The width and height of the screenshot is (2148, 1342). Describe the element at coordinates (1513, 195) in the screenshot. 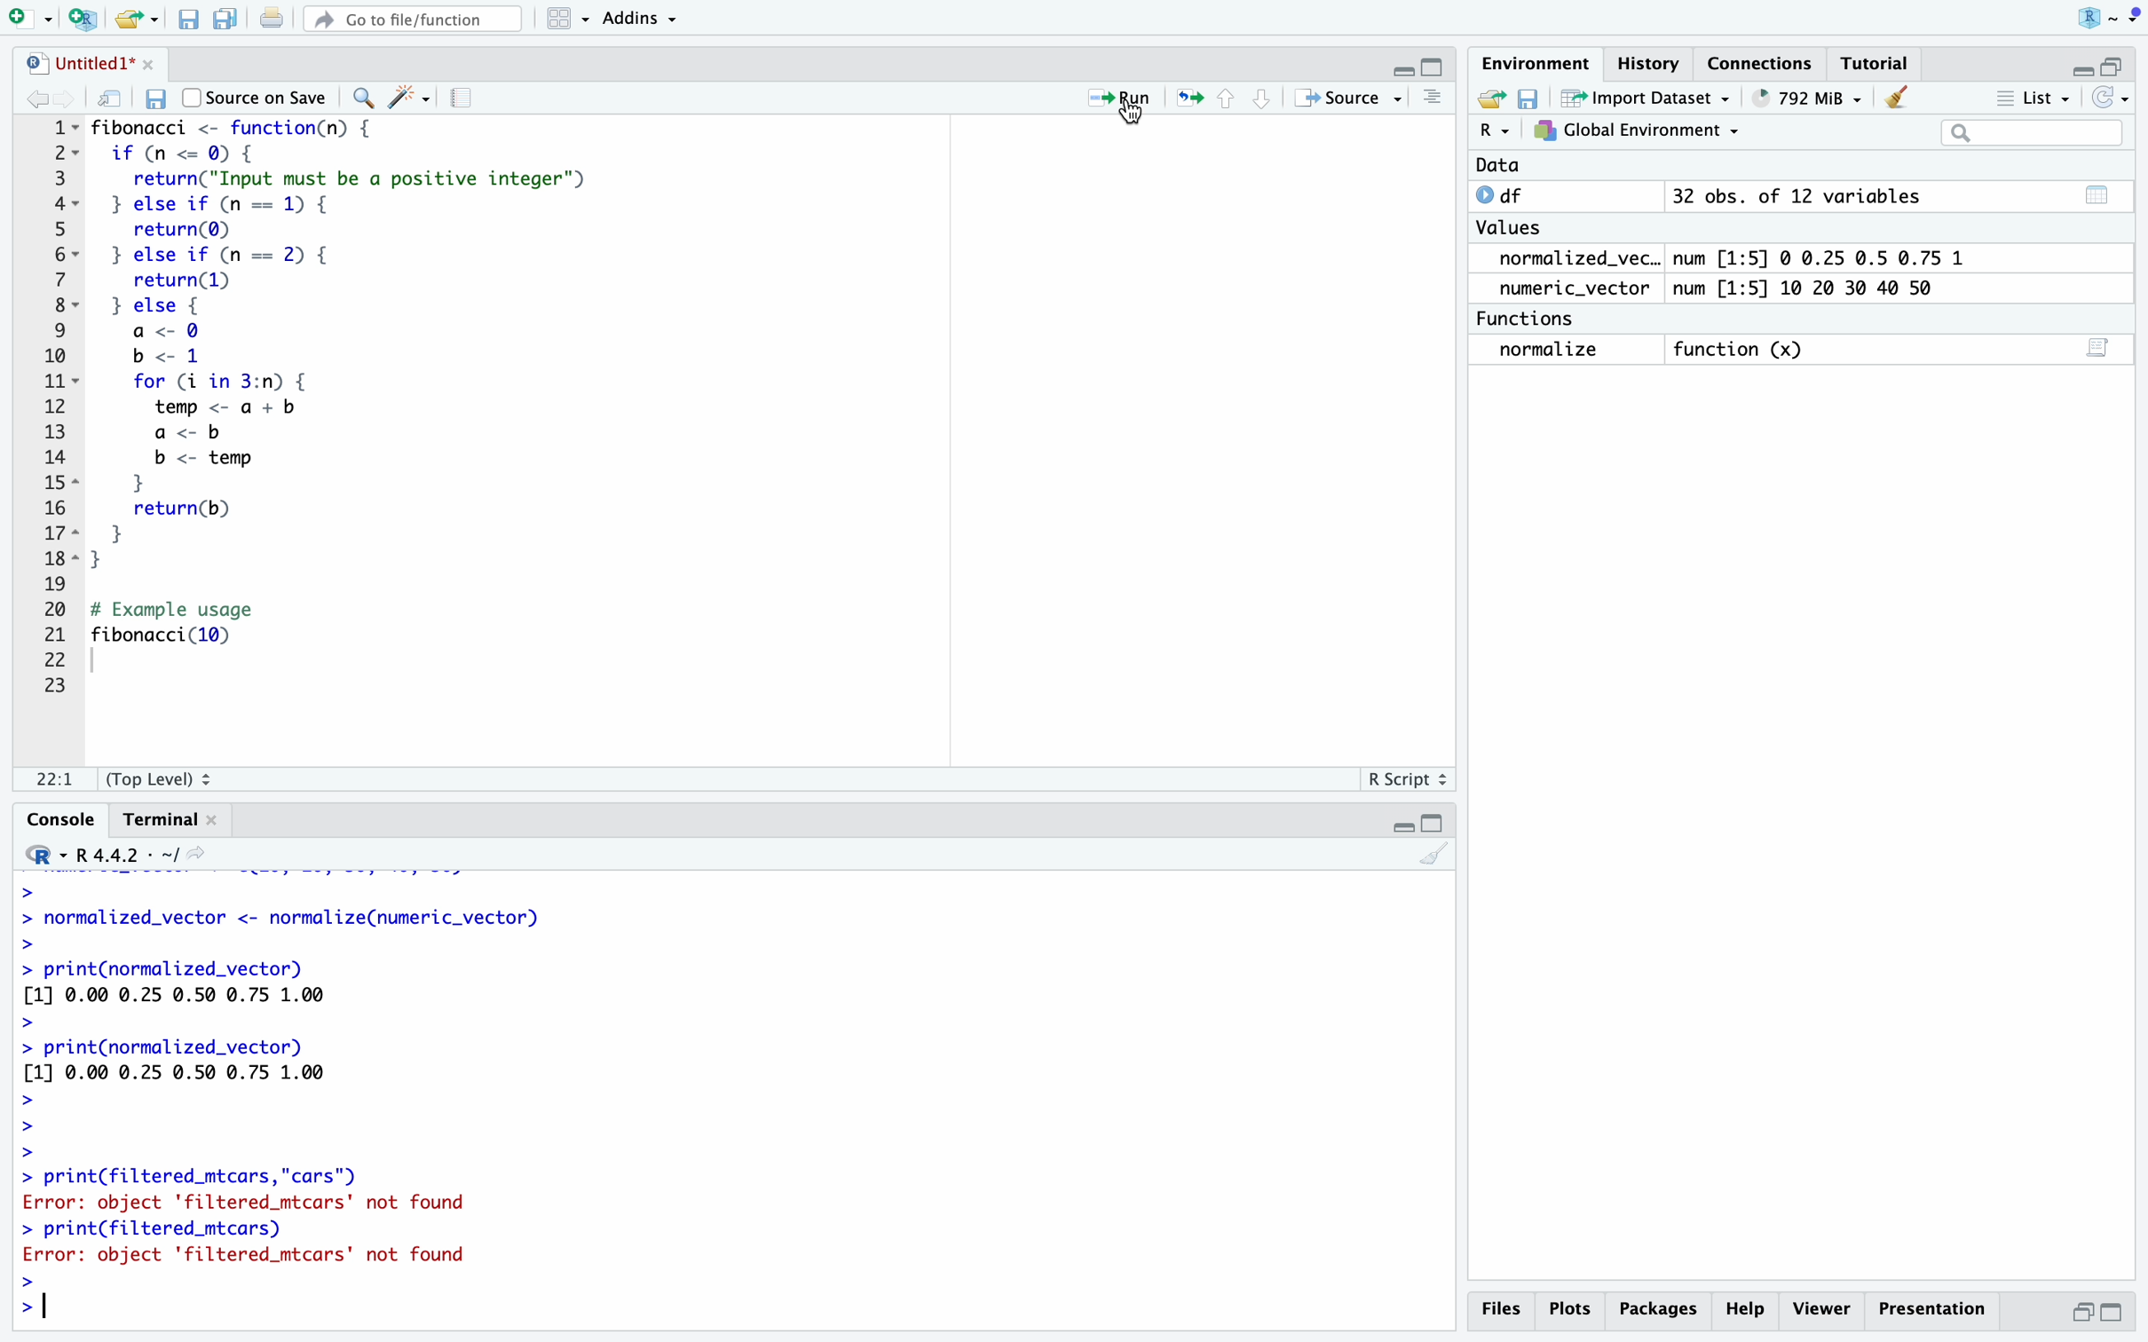

I see `df` at that location.